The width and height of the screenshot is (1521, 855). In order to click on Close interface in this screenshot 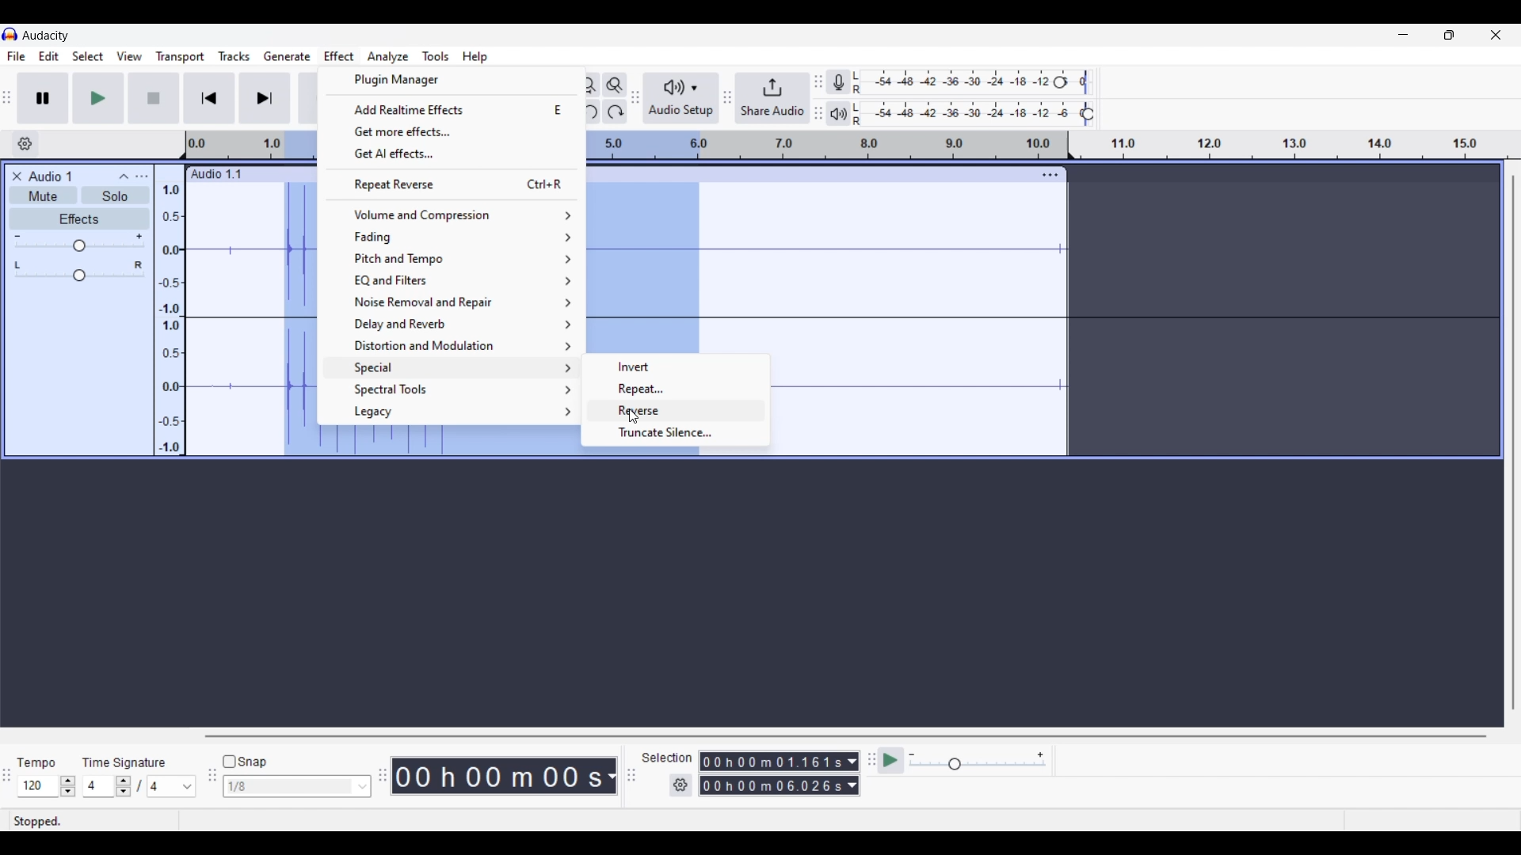, I will do `click(1496, 35)`.